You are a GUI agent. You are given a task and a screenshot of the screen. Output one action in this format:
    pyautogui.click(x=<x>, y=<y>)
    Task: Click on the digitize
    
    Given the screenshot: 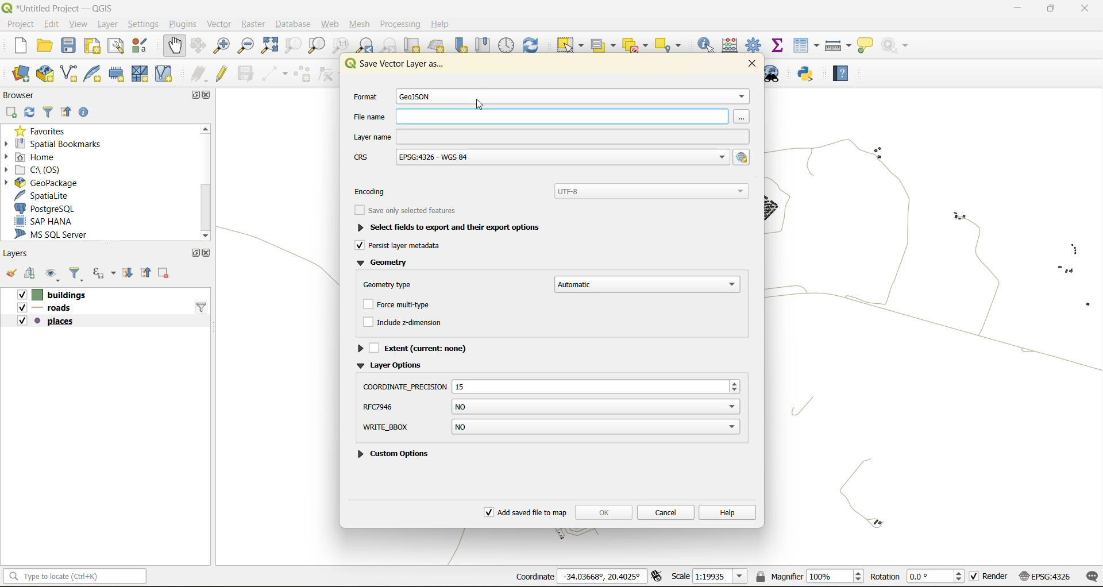 What is the action you would take?
    pyautogui.click(x=273, y=74)
    